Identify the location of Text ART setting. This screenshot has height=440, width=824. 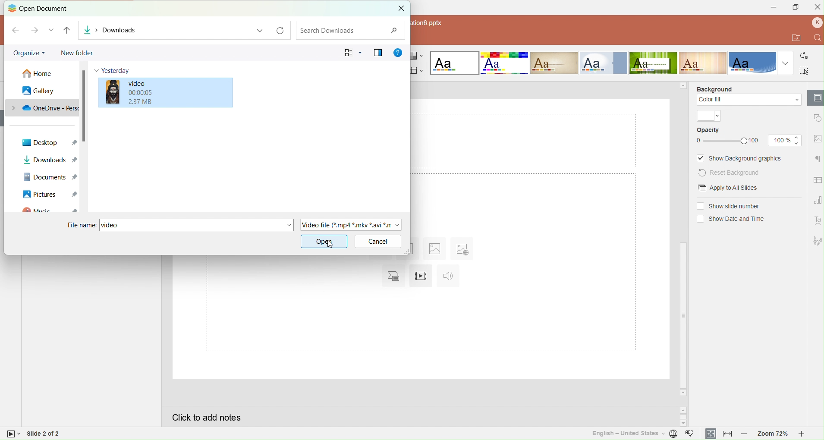
(816, 220).